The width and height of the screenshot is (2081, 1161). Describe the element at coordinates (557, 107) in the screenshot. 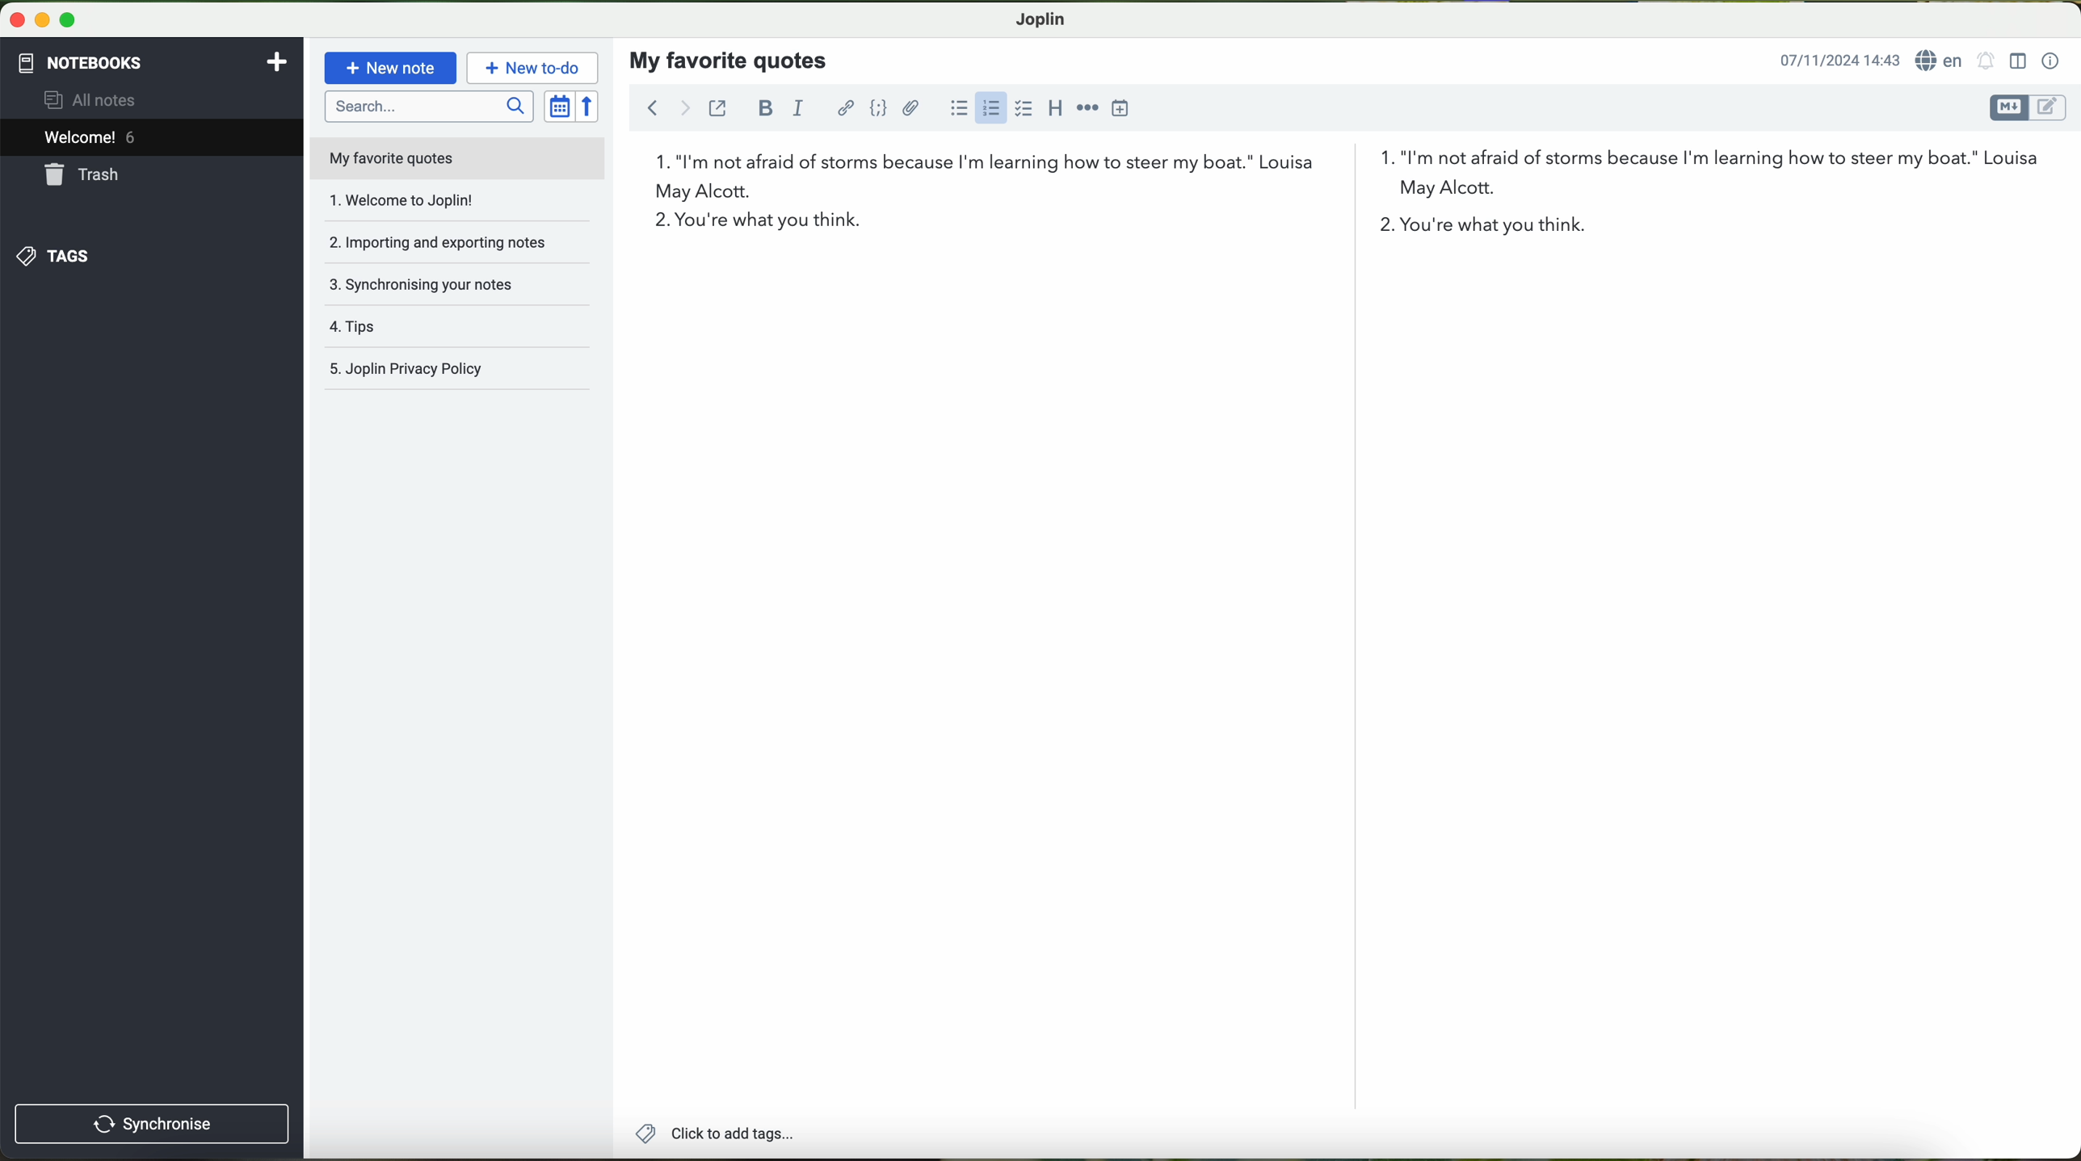

I see `toggle sort order field` at that location.